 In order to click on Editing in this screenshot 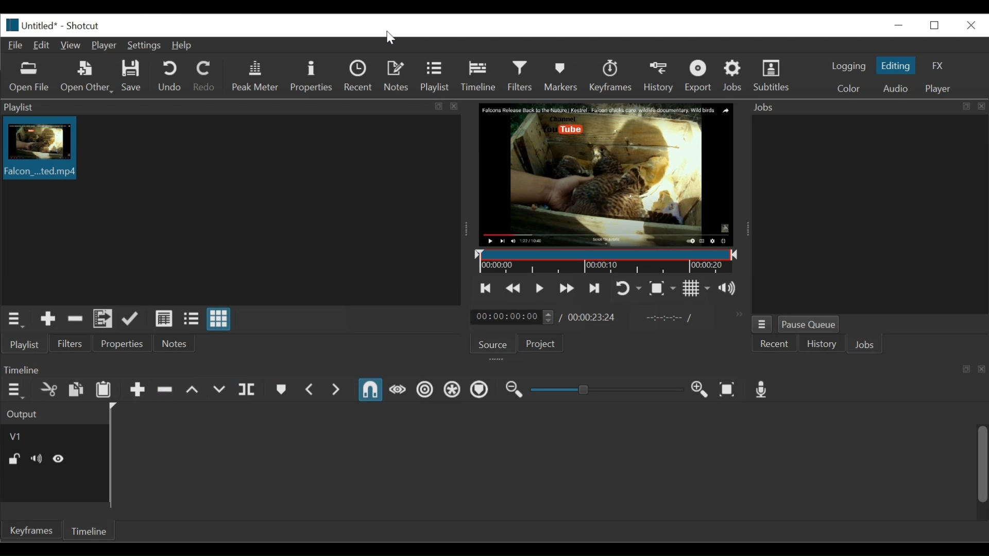, I will do `click(895, 65)`.